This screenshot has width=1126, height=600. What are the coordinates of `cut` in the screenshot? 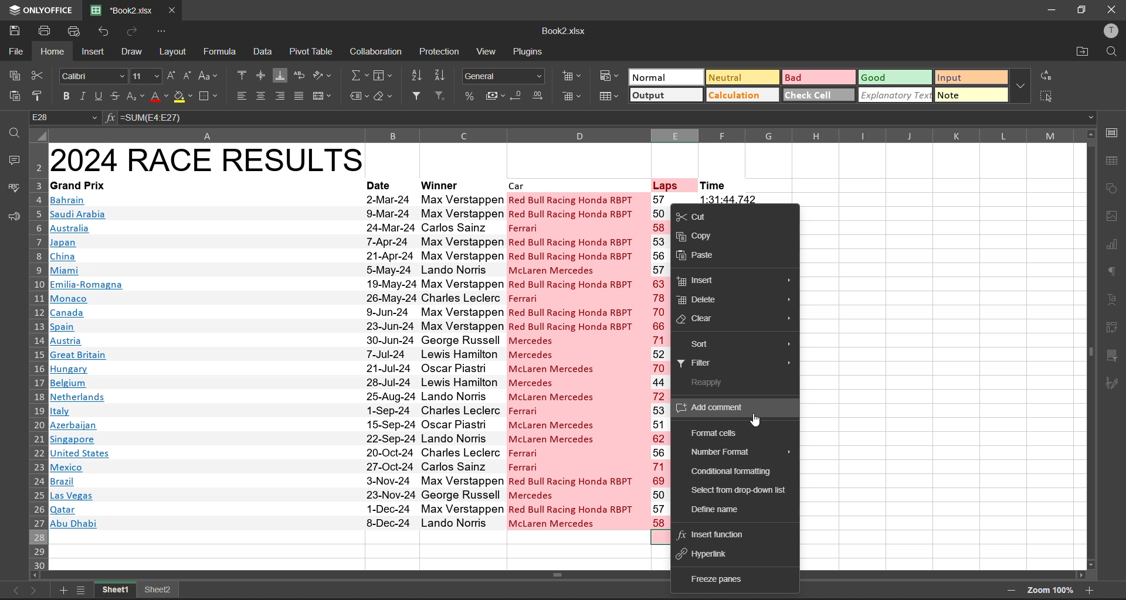 It's located at (39, 74).